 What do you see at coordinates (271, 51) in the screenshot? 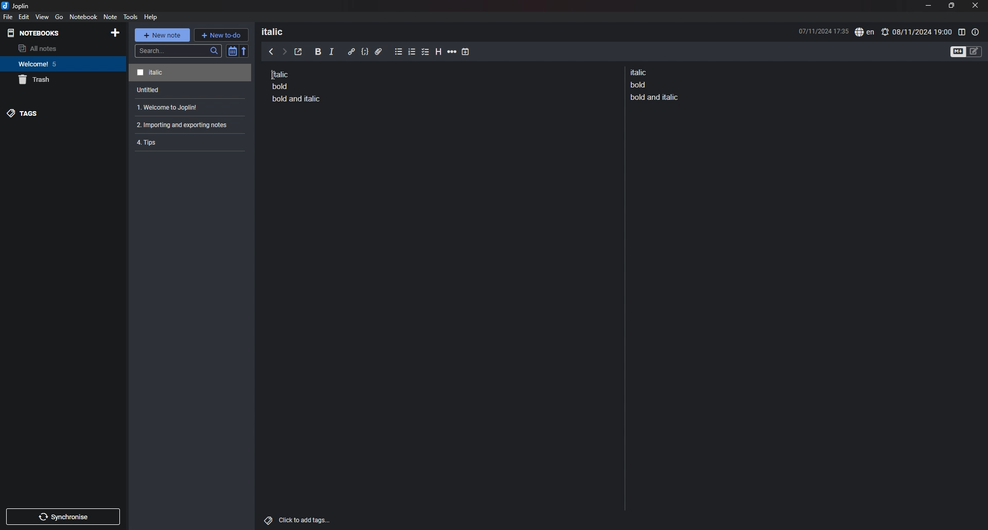
I see `previous` at bounding box center [271, 51].